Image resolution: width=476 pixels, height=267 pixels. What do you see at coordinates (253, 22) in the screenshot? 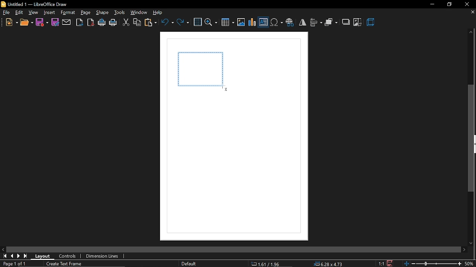
I see `insert chart` at bounding box center [253, 22].